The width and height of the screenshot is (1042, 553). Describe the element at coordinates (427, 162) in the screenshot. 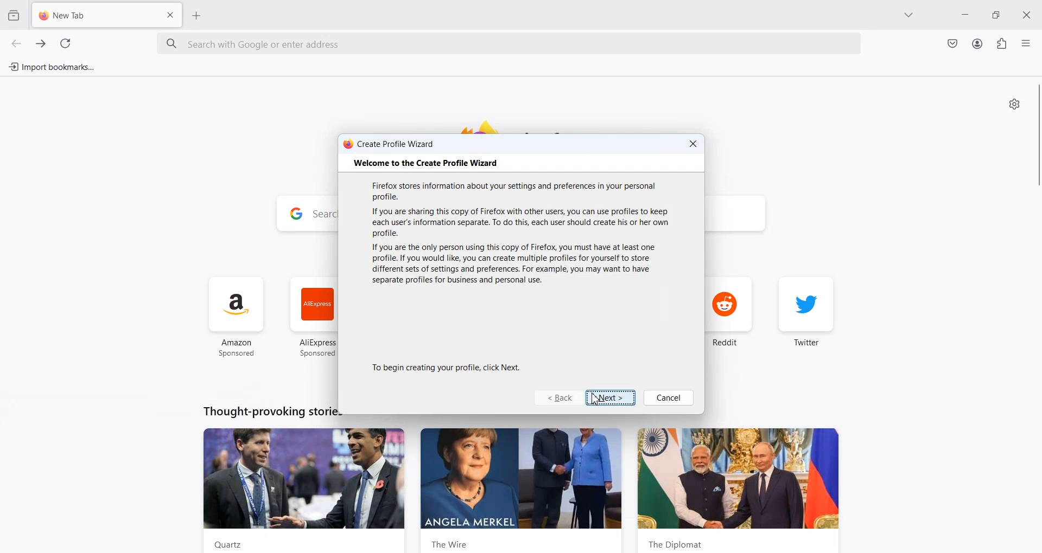

I see `‘Welcome to the Create Profile Wizard` at that location.